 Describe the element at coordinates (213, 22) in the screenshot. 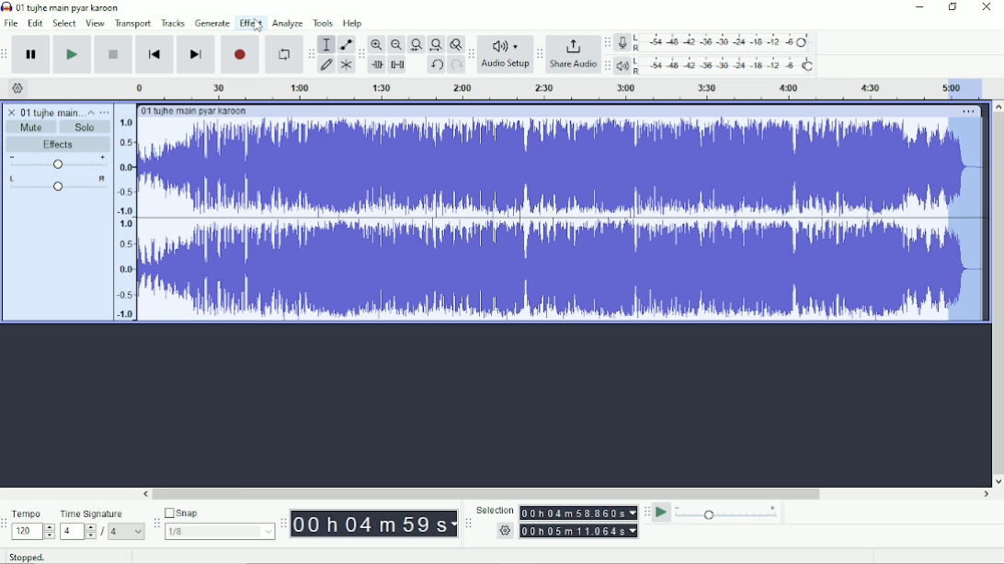

I see `Generate` at that location.